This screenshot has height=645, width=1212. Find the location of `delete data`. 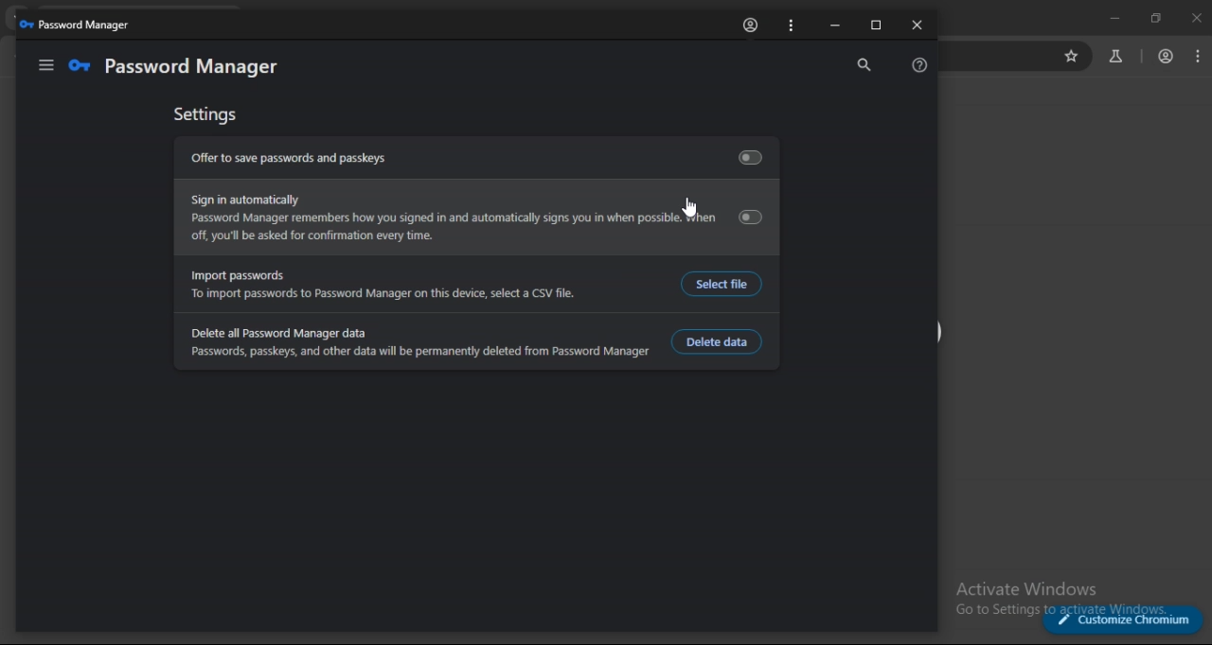

delete data is located at coordinates (721, 341).